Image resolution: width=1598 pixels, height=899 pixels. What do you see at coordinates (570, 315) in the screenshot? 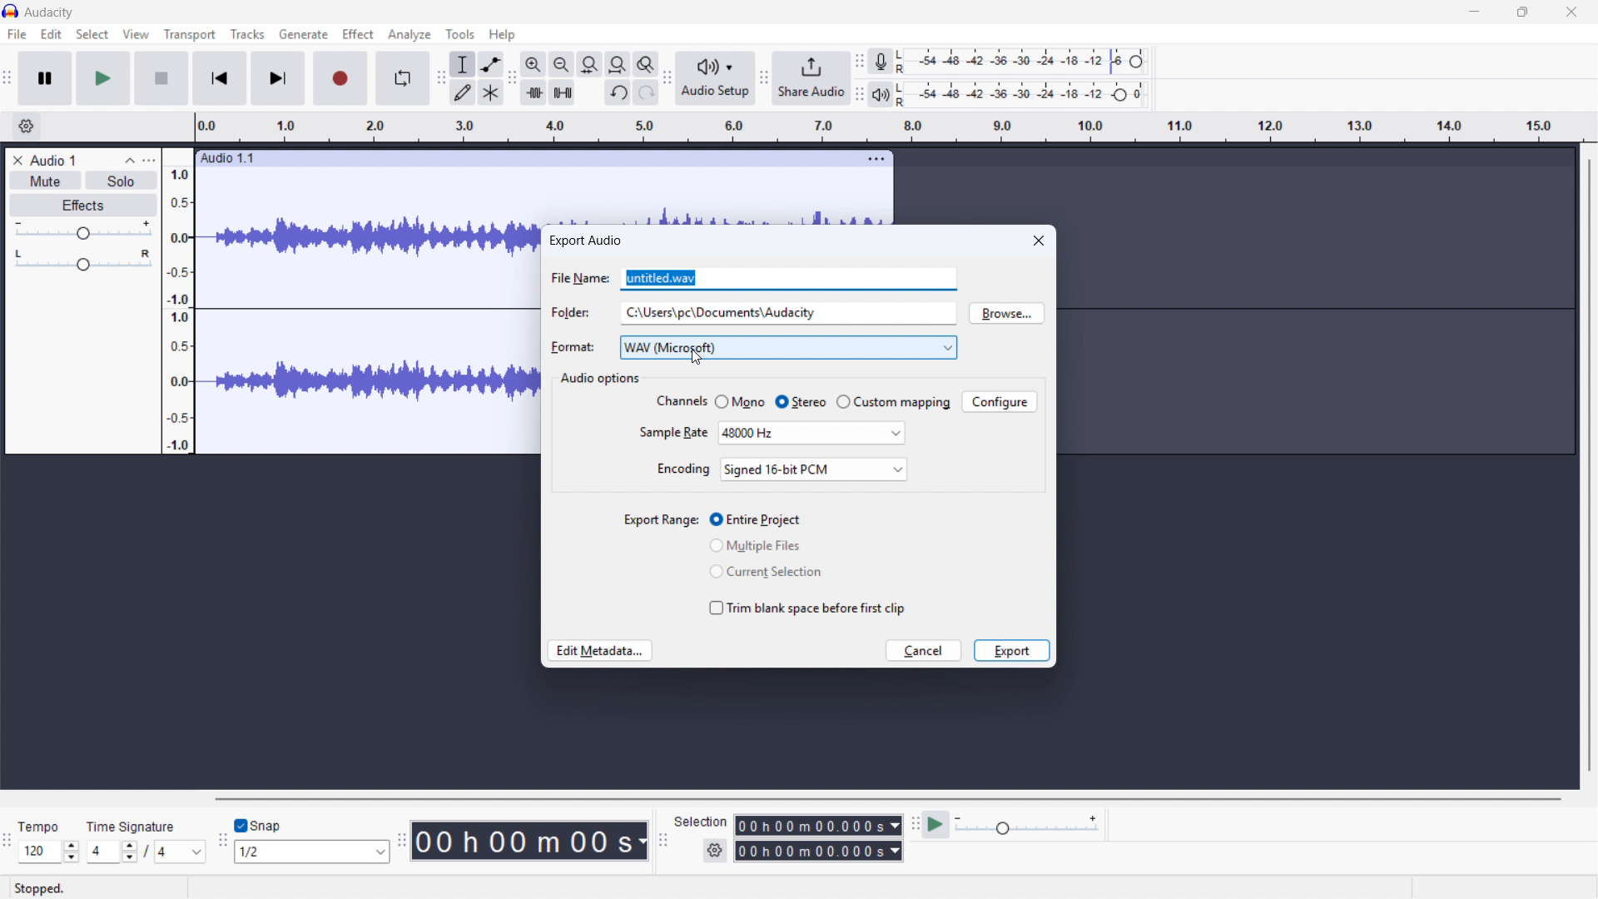
I see `folder` at bounding box center [570, 315].